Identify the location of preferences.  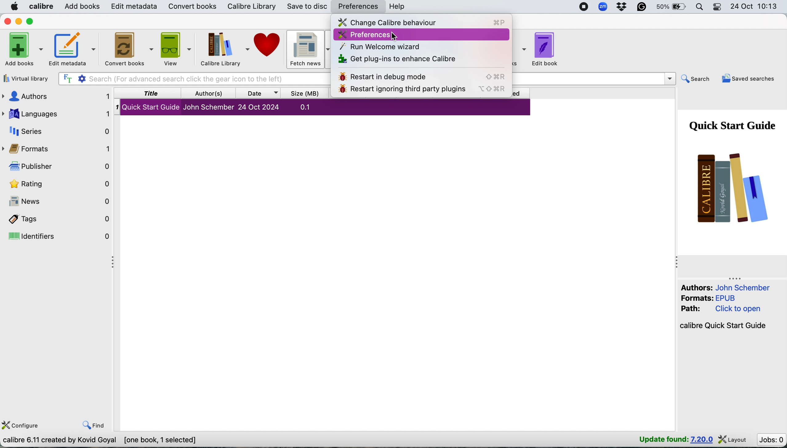
(359, 7).